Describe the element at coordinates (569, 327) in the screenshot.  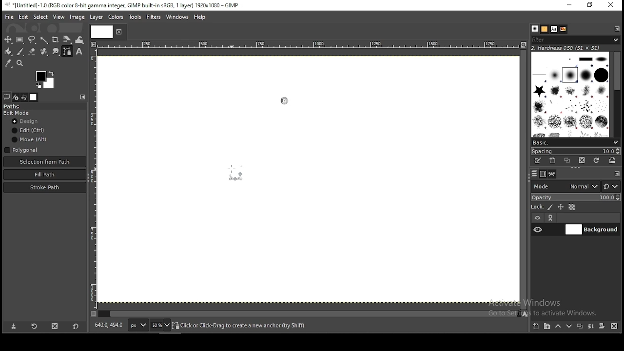
I see `move layer one step down` at that location.